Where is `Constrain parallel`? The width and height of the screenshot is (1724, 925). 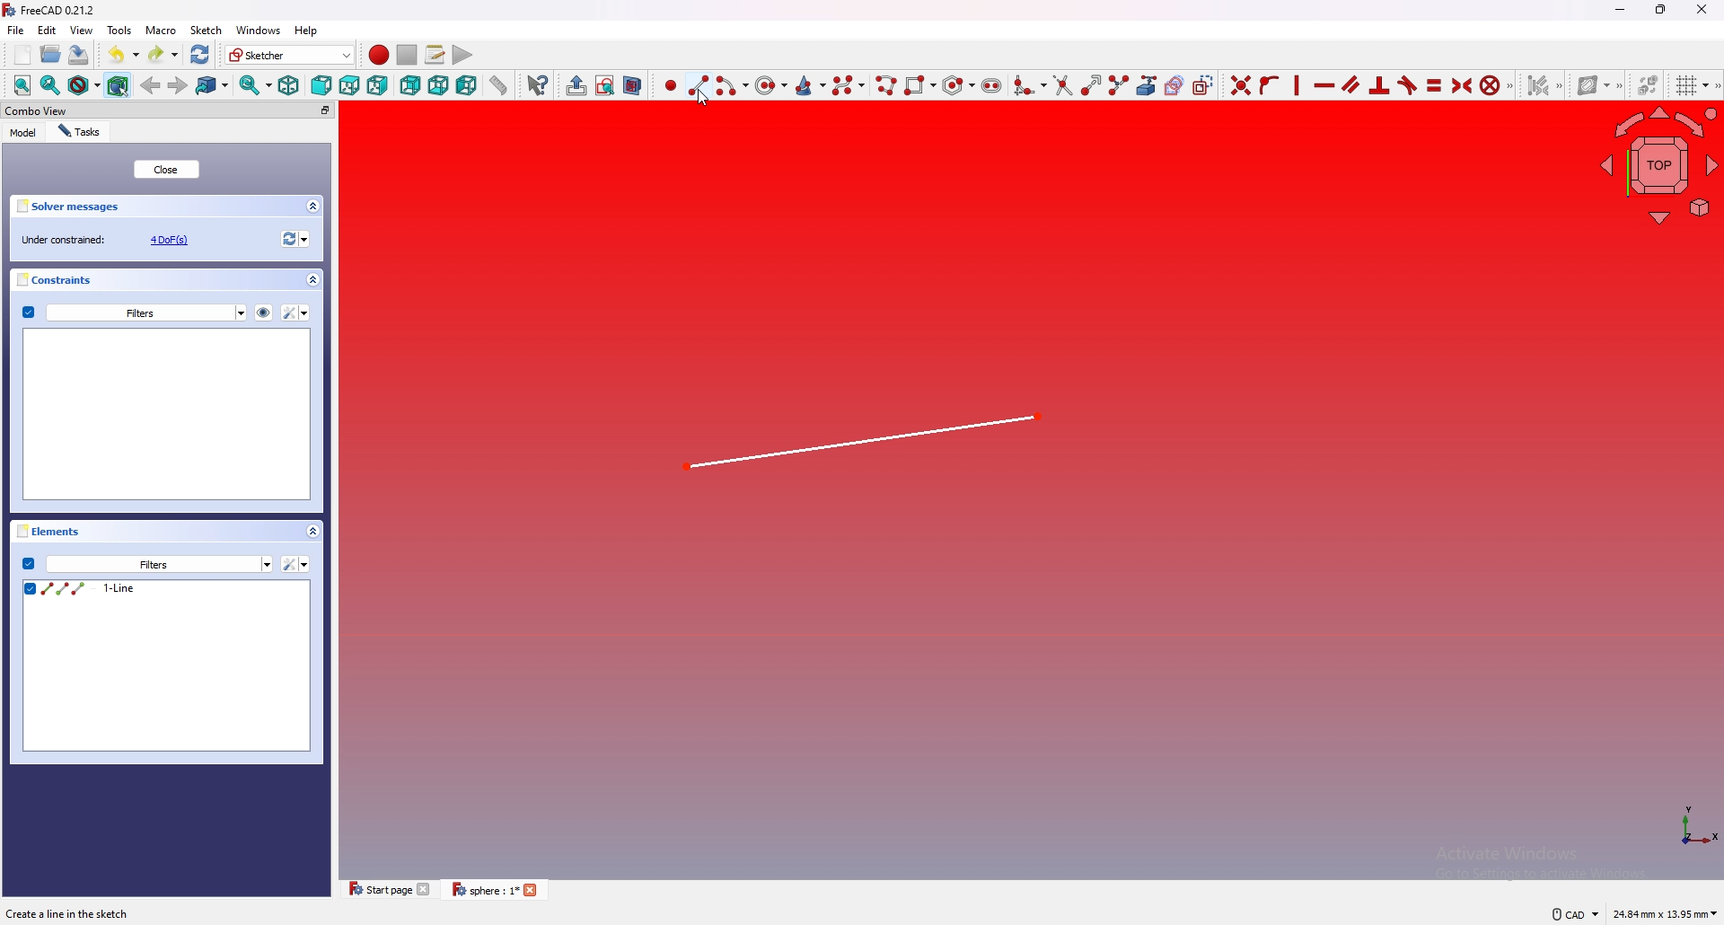
Constrain parallel is located at coordinates (1351, 84).